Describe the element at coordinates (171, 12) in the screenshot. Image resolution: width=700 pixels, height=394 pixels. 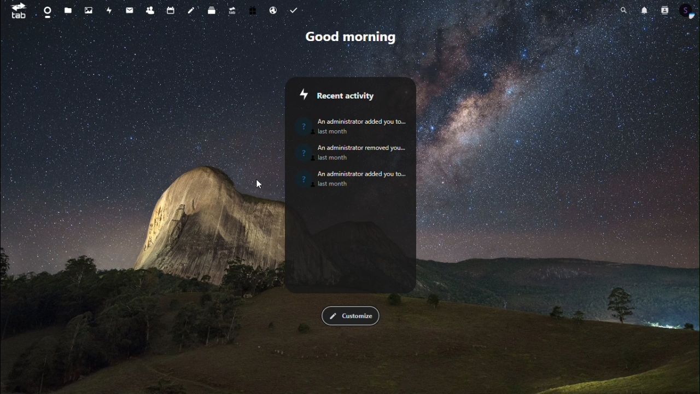
I see `calendar` at that location.